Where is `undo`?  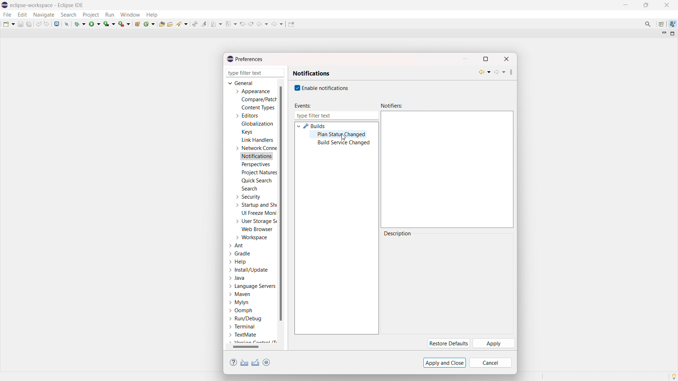 undo is located at coordinates (39, 24).